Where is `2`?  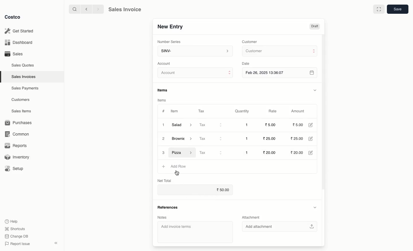 2 is located at coordinates (164, 139).